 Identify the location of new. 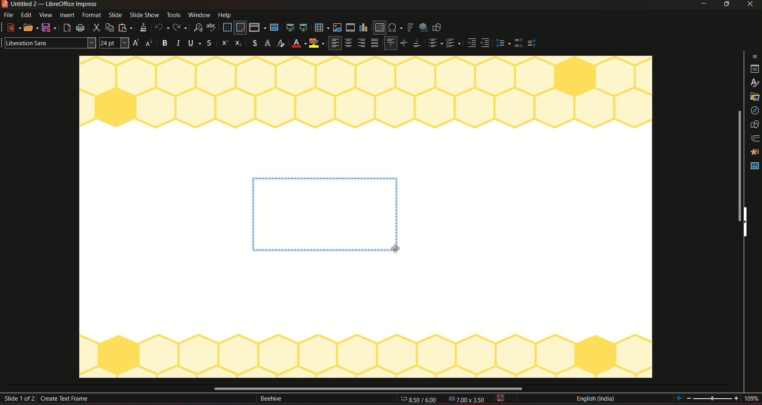
(12, 28).